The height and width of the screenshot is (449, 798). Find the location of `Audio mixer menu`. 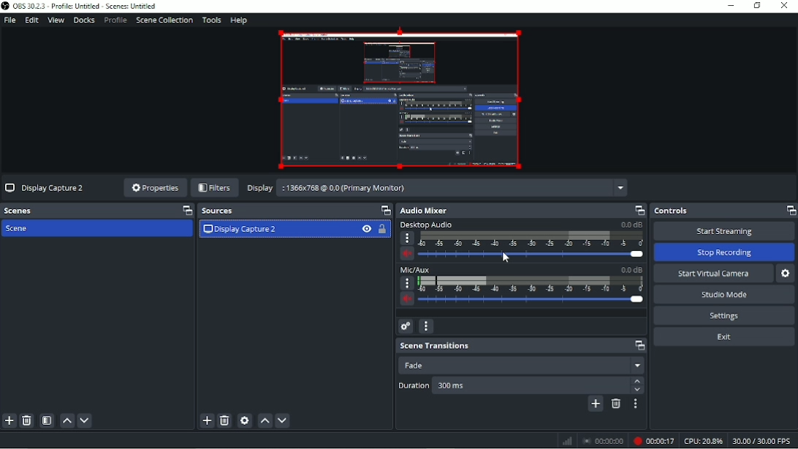

Audio mixer menu is located at coordinates (426, 326).